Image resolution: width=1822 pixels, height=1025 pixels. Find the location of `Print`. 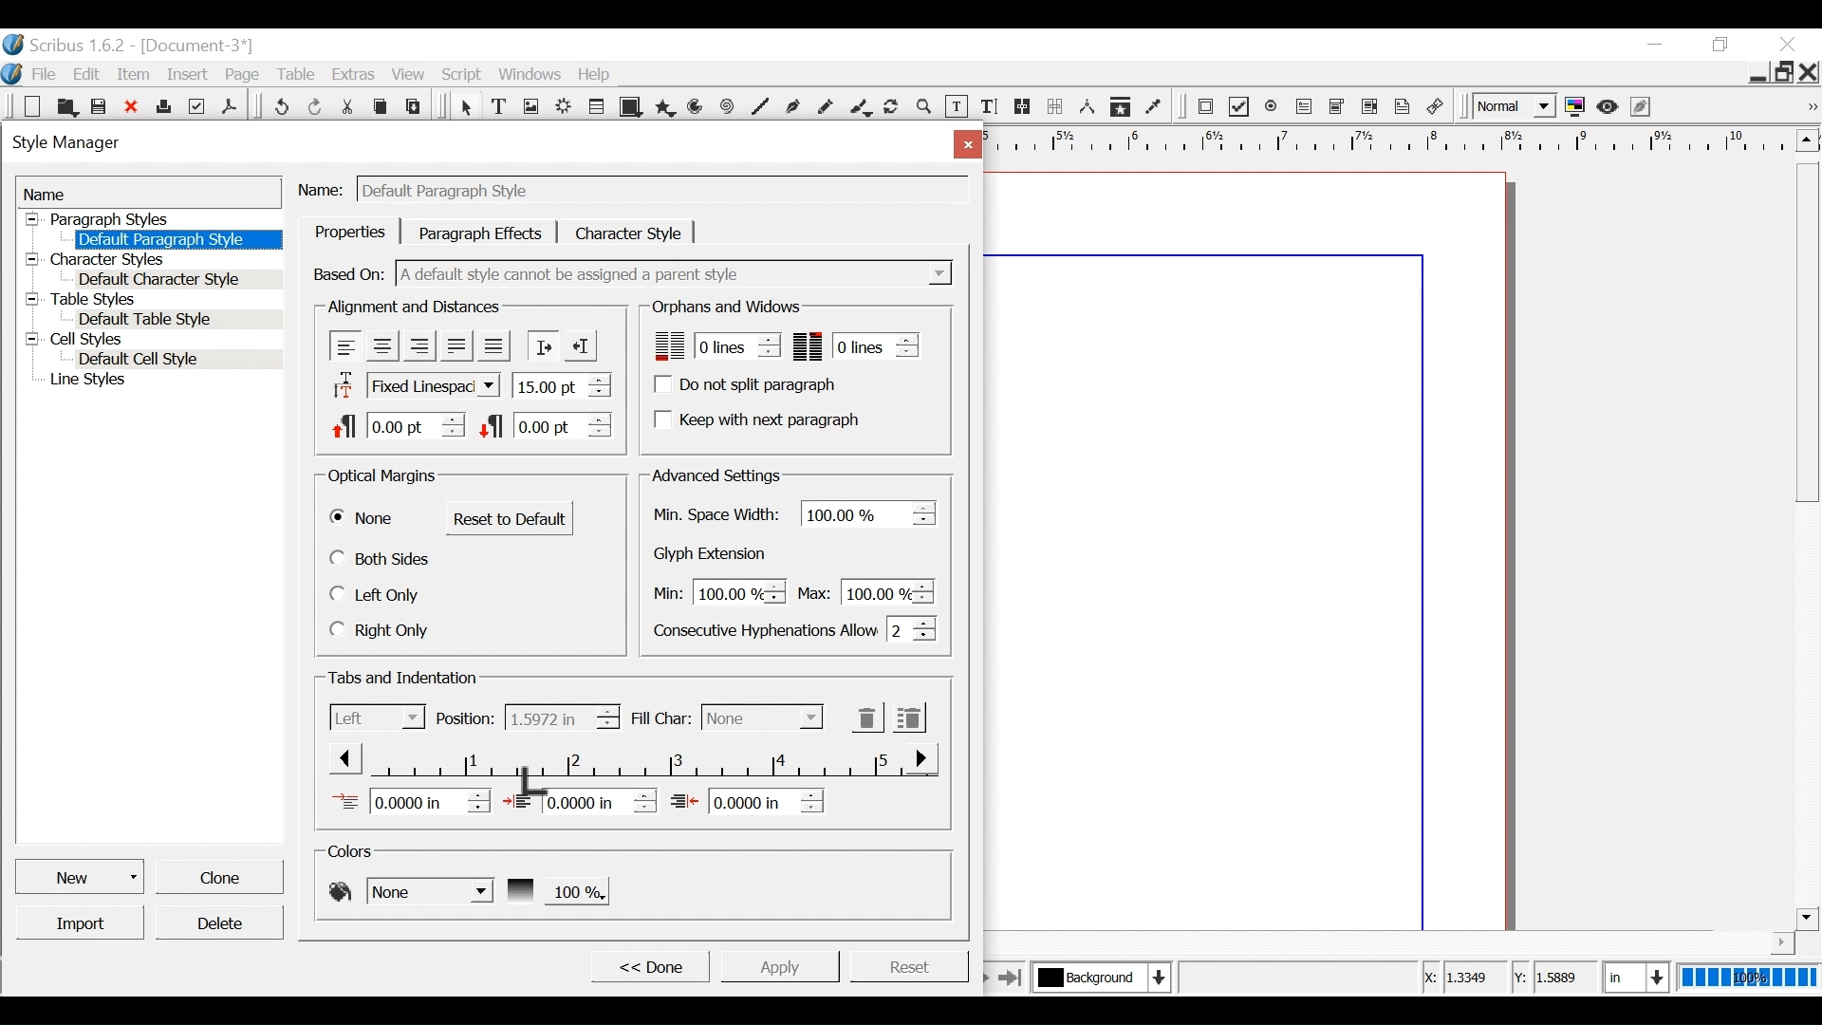

Print is located at coordinates (163, 104).